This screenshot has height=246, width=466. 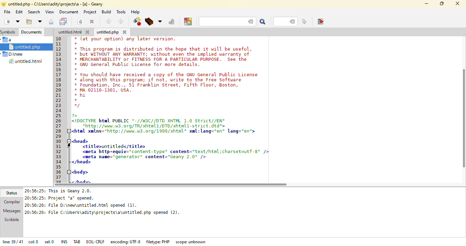 What do you see at coordinates (18, 21) in the screenshot?
I see `open file` at bounding box center [18, 21].